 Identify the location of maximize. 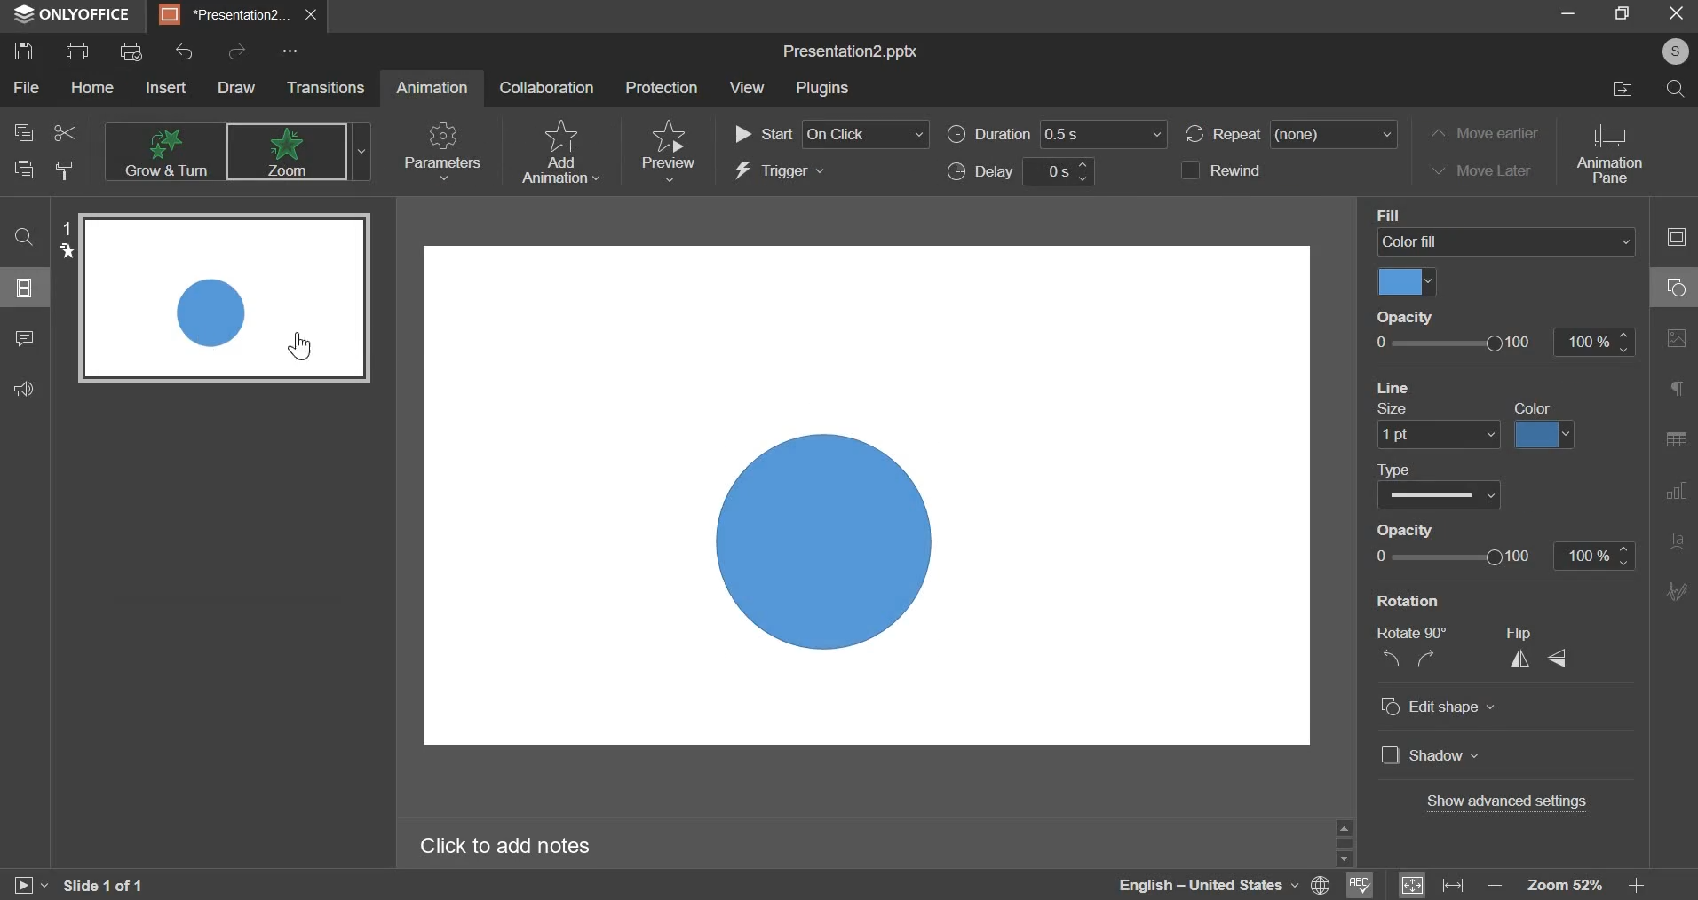
(1627, 13).